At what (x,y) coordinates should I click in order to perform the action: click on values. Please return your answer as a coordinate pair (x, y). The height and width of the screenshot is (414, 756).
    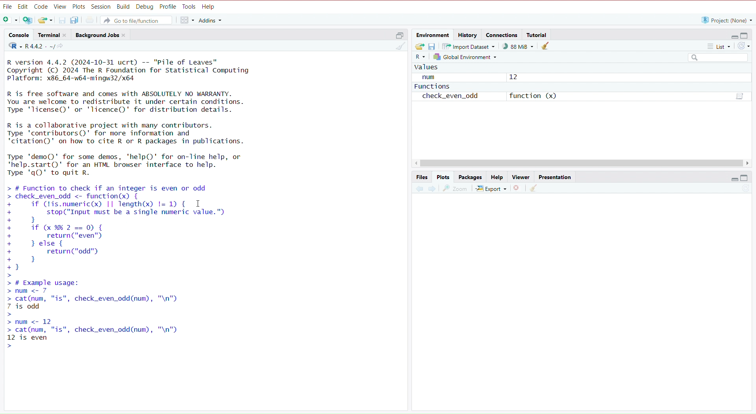
    Looking at the image, I should click on (428, 69).